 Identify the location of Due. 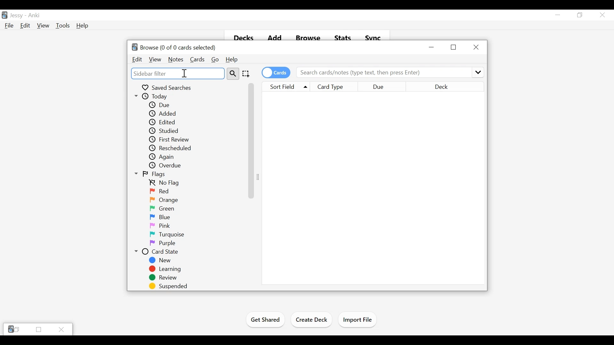
(160, 105).